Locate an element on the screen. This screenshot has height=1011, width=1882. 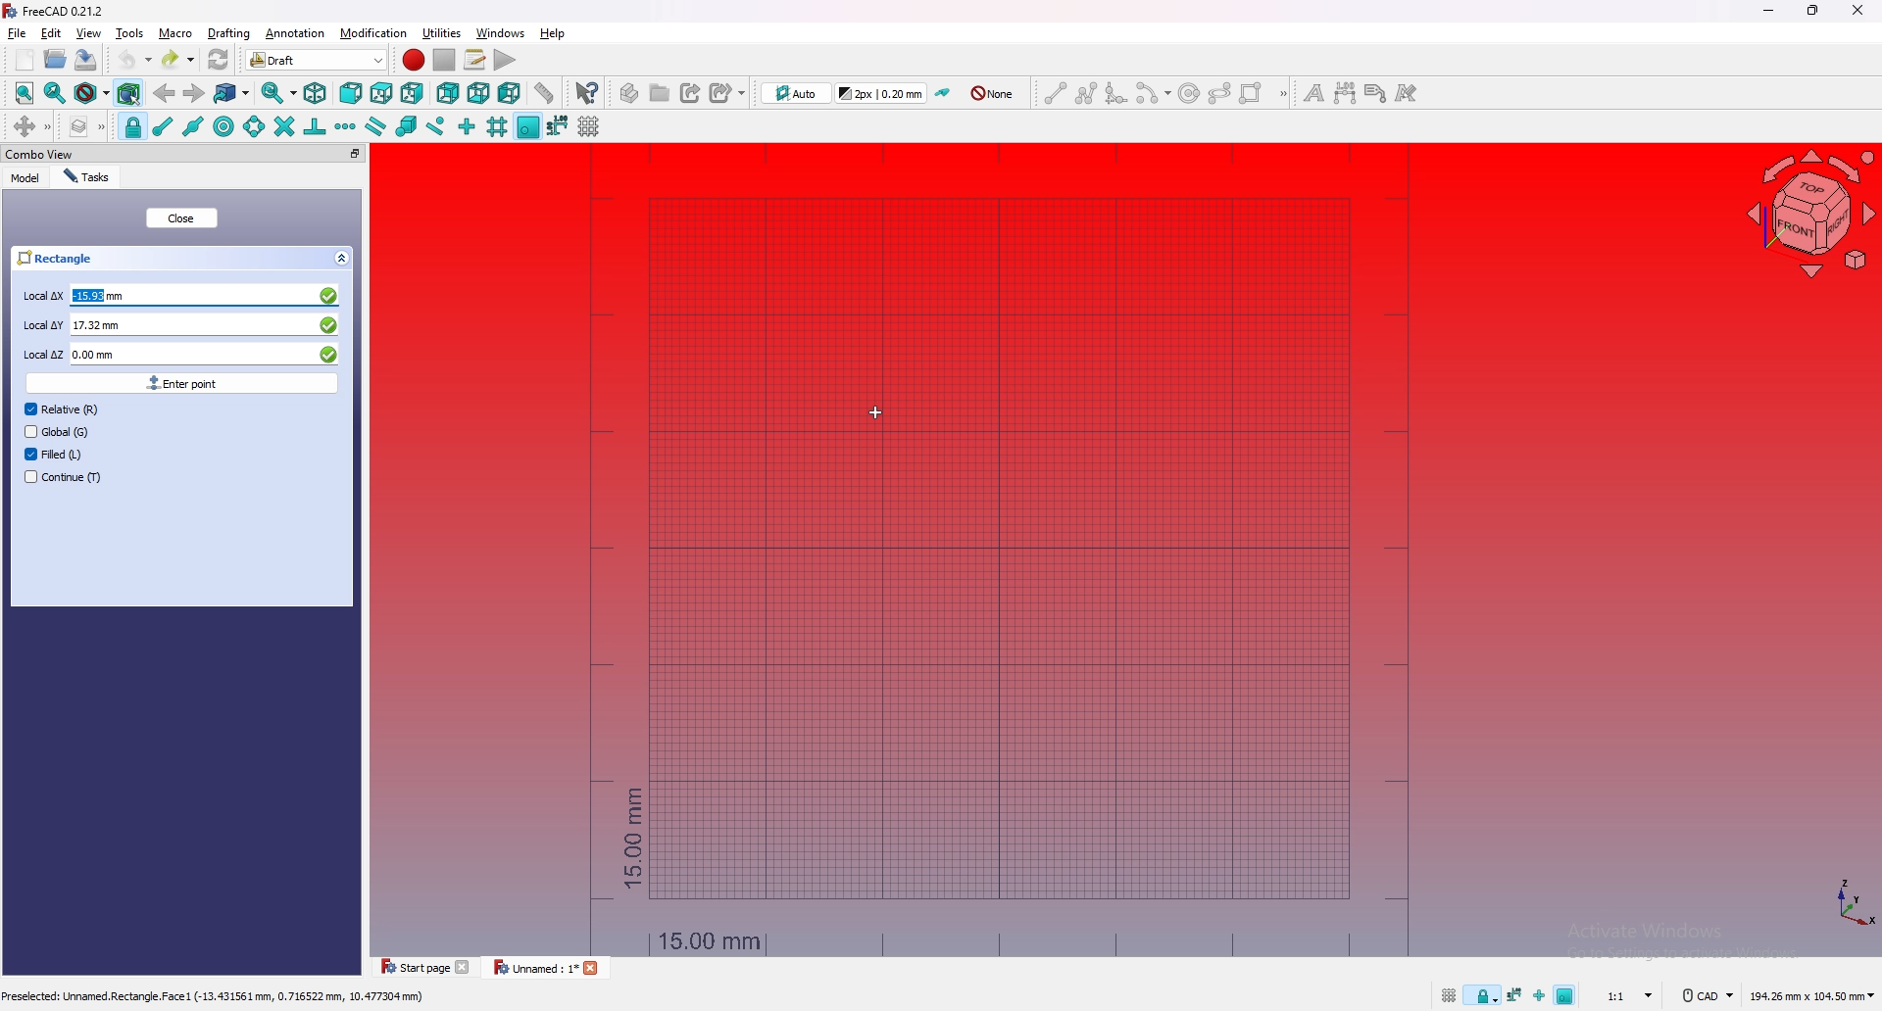
snap dimension is located at coordinates (558, 124).